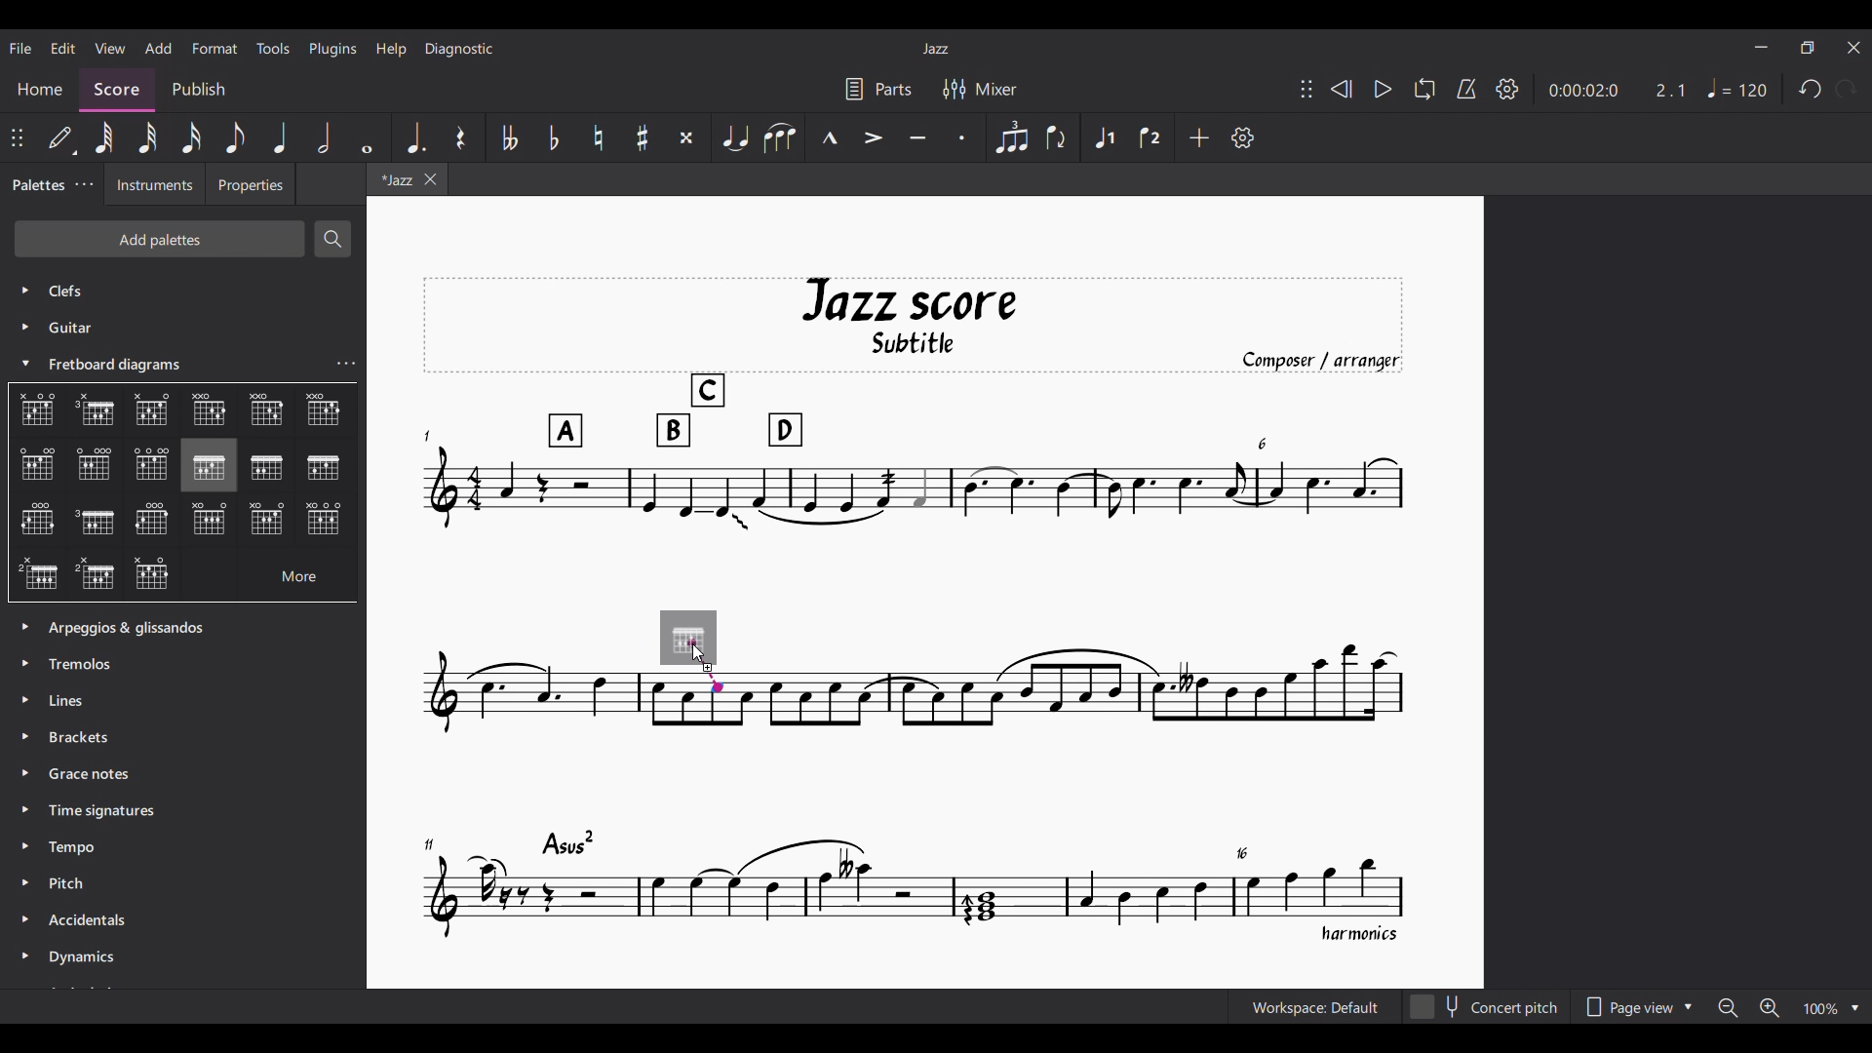 The width and height of the screenshot is (1872, 1053). Describe the element at coordinates (207, 409) in the screenshot. I see `Chart4` at that location.